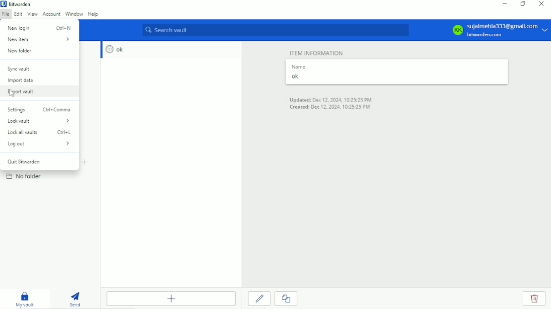  Describe the element at coordinates (499, 30) in the screenshot. I see `KK sujalmehla333@gmail.com       bitwarden.com` at that location.